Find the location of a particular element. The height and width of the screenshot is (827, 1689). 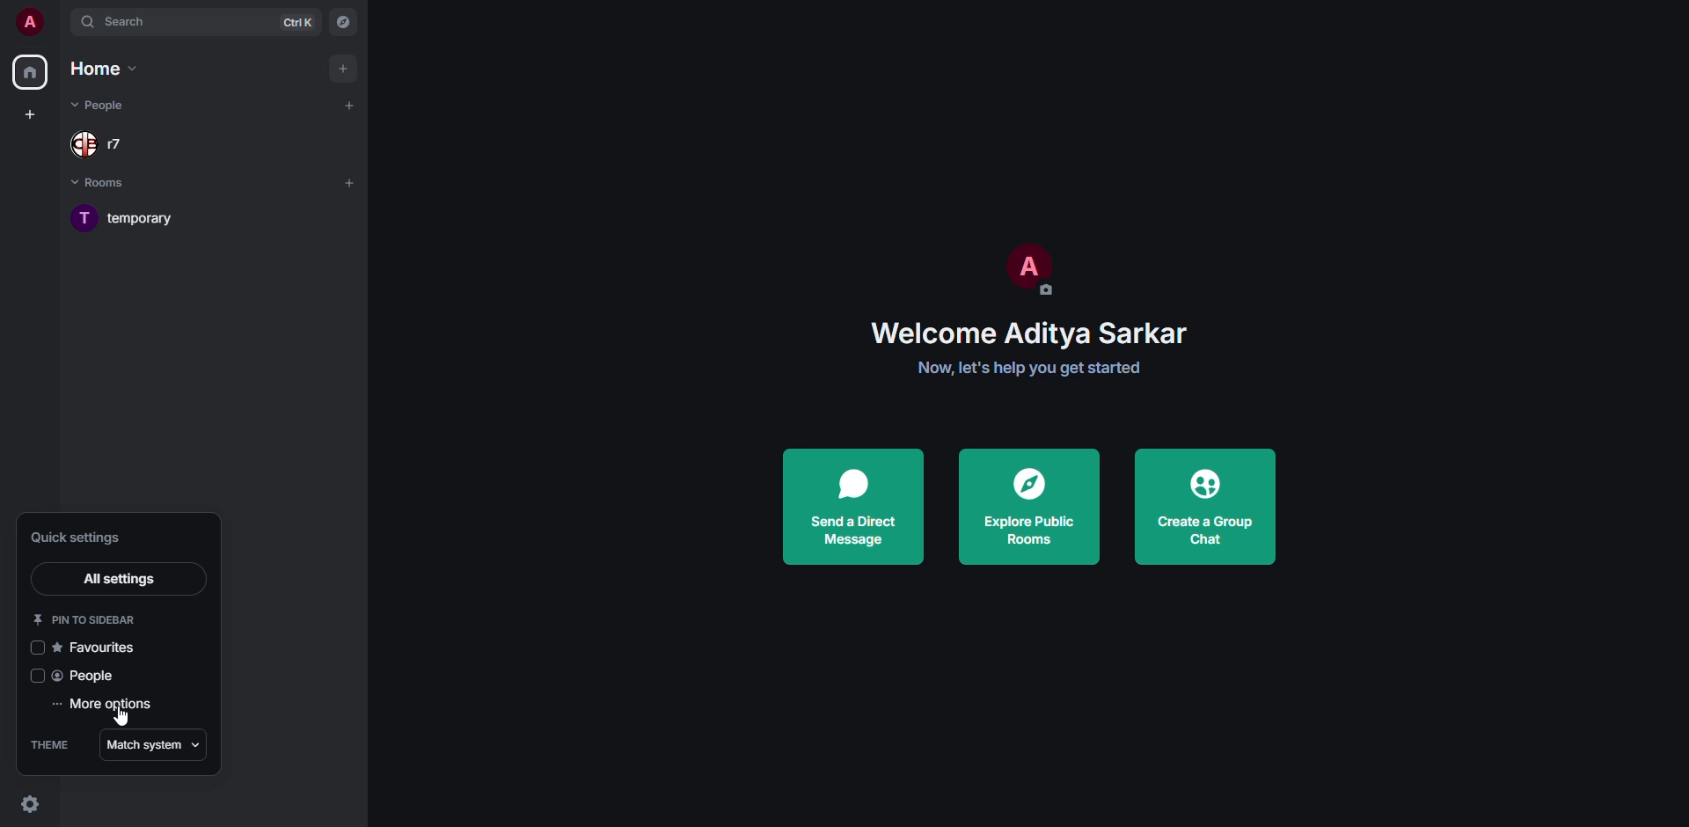

room is located at coordinates (149, 218).